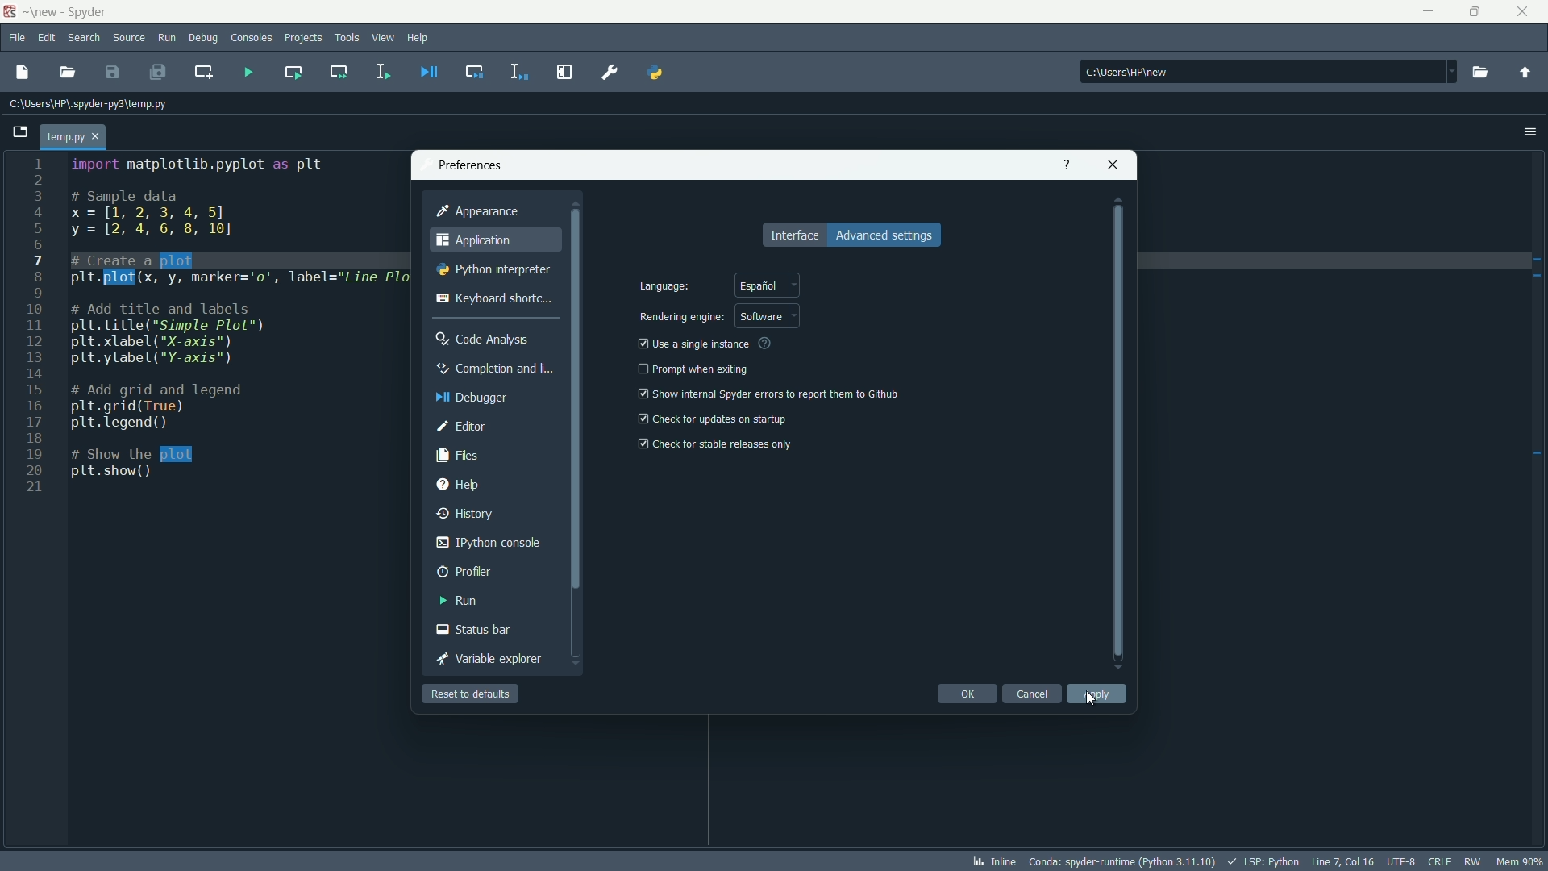 The image size is (1548, 871). I want to click on ok, so click(966, 694).